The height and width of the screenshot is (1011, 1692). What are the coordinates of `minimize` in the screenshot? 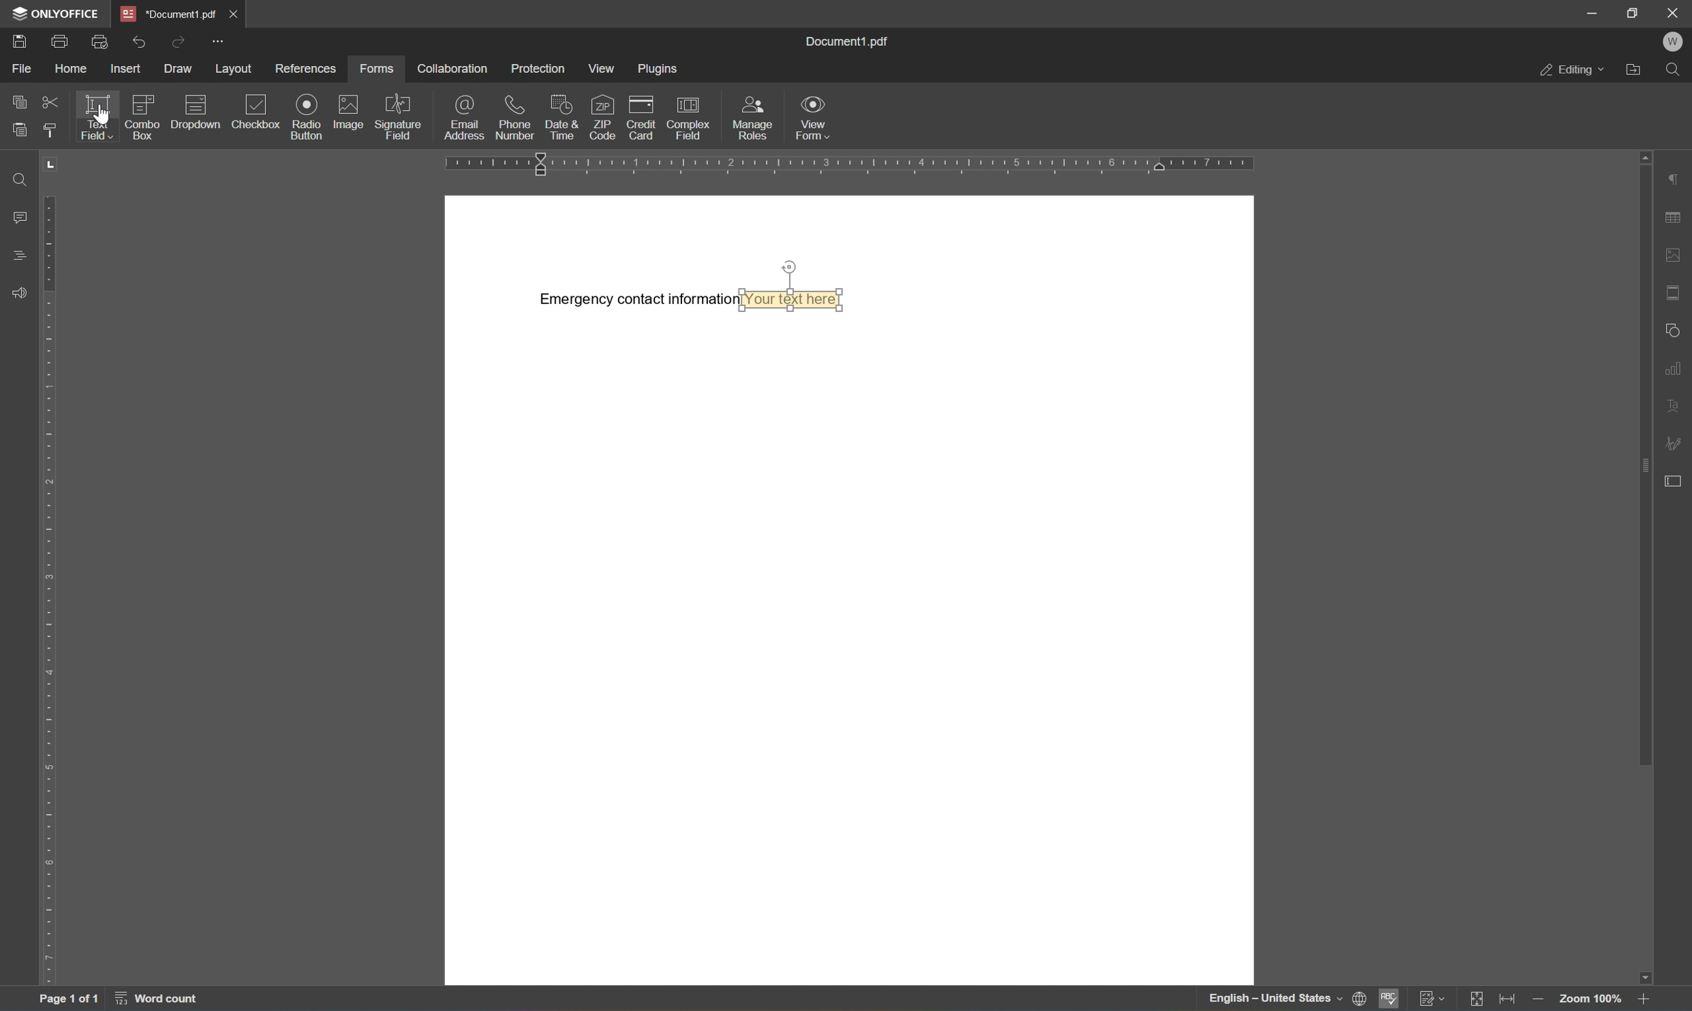 It's located at (1586, 12).